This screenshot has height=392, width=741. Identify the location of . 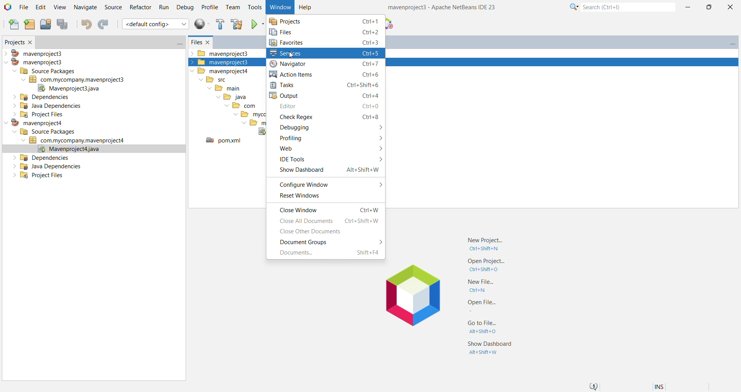
(327, 243).